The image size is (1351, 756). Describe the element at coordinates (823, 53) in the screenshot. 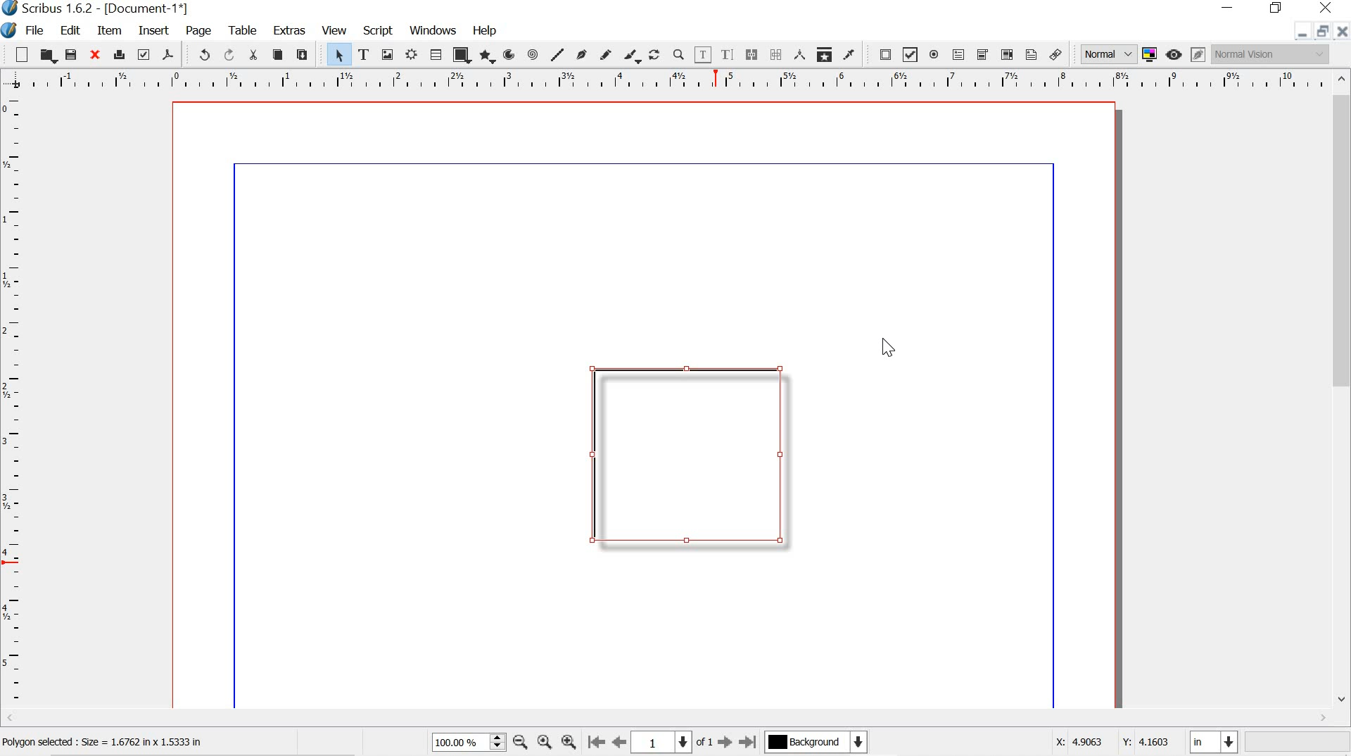

I see `copy item properties` at that location.